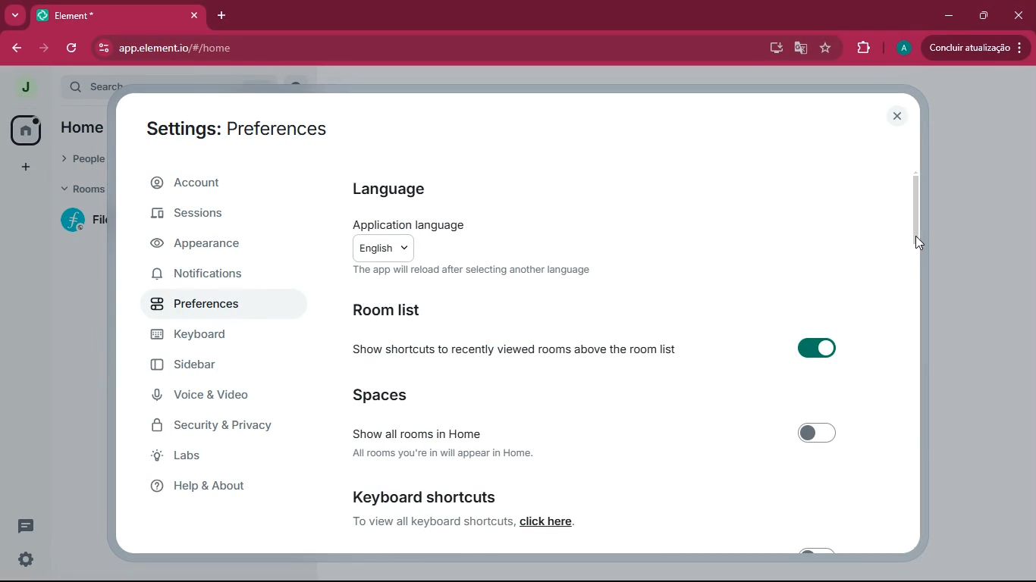  Describe the element at coordinates (26, 129) in the screenshot. I see `home` at that location.